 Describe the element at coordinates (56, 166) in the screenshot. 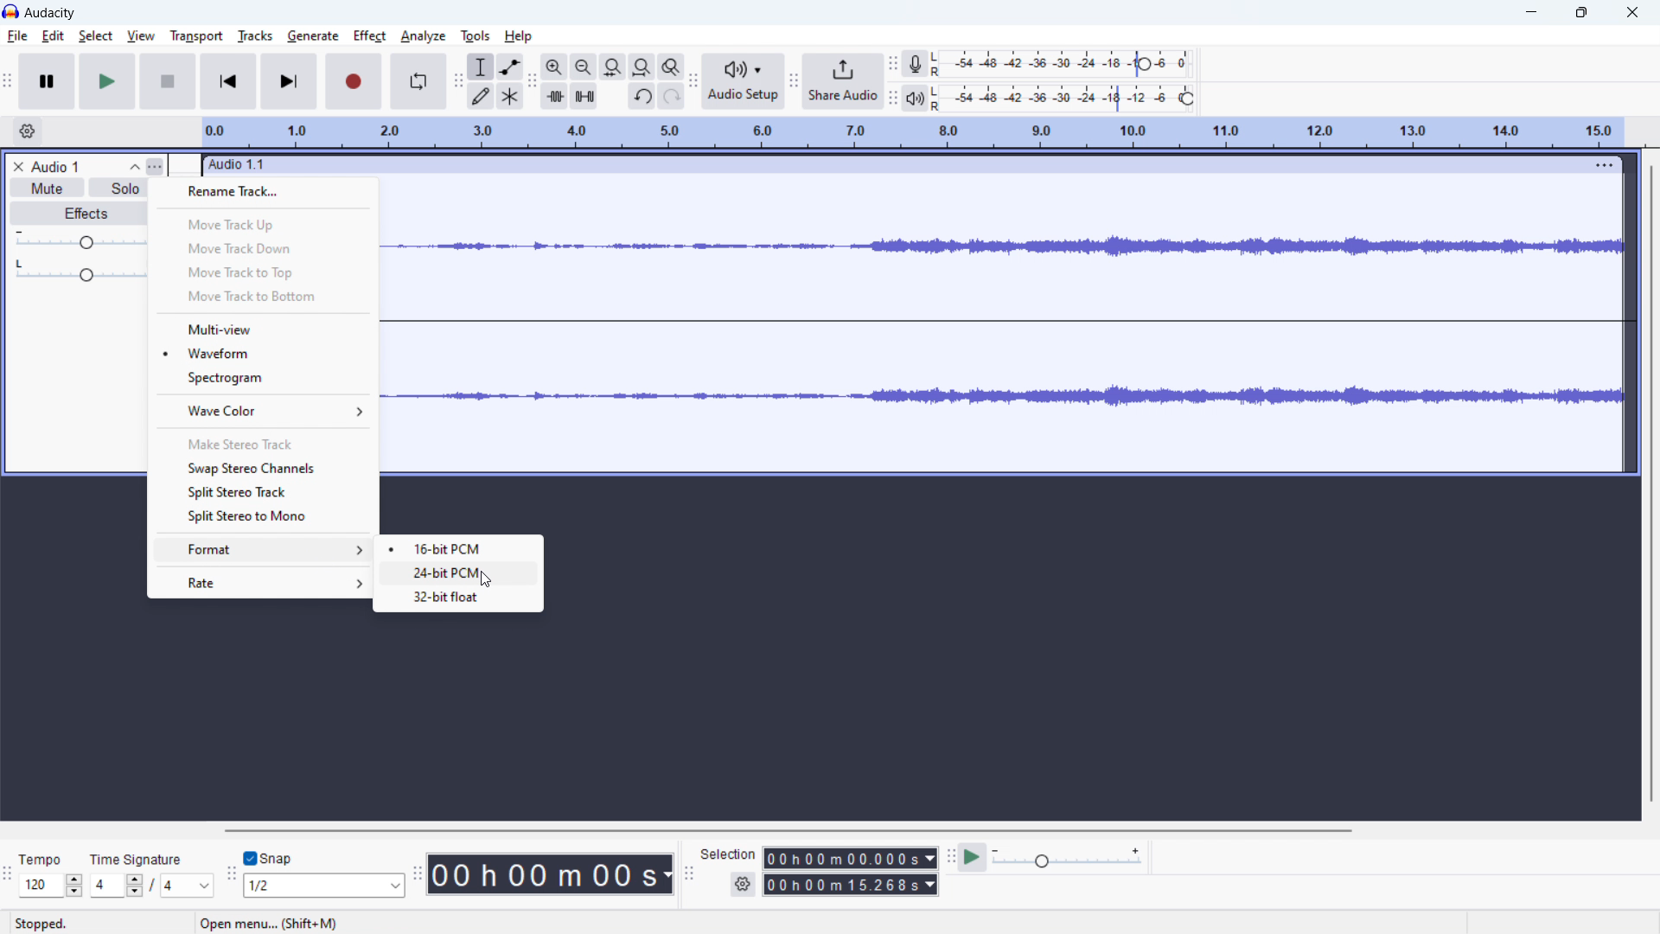

I see `title o project` at that location.